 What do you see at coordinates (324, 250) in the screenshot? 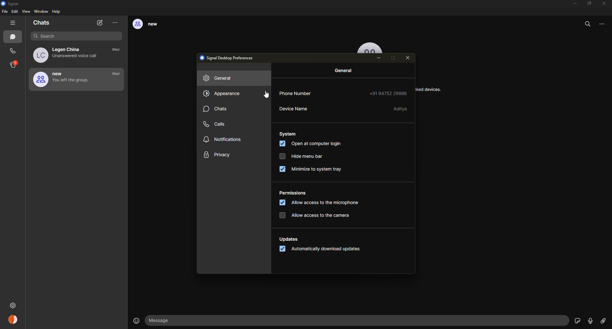
I see `automatically download updates` at bounding box center [324, 250].